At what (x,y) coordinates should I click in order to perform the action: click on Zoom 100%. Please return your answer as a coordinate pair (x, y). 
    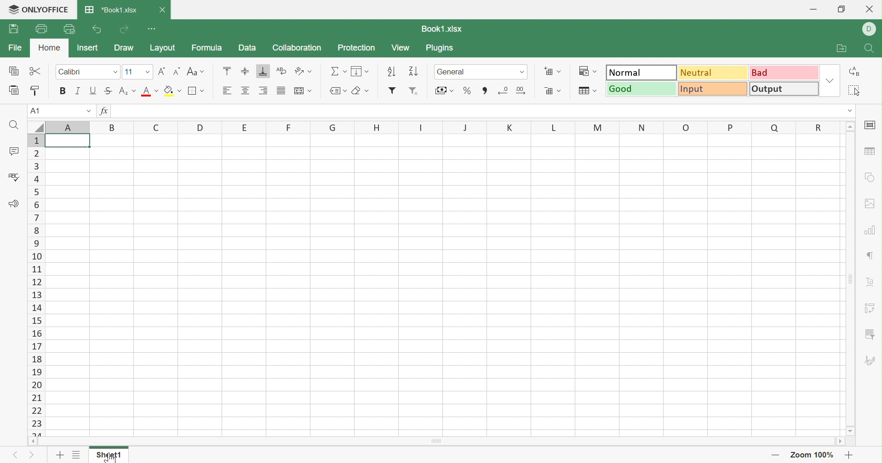
    Looking at the image, I should click on (810, 454).